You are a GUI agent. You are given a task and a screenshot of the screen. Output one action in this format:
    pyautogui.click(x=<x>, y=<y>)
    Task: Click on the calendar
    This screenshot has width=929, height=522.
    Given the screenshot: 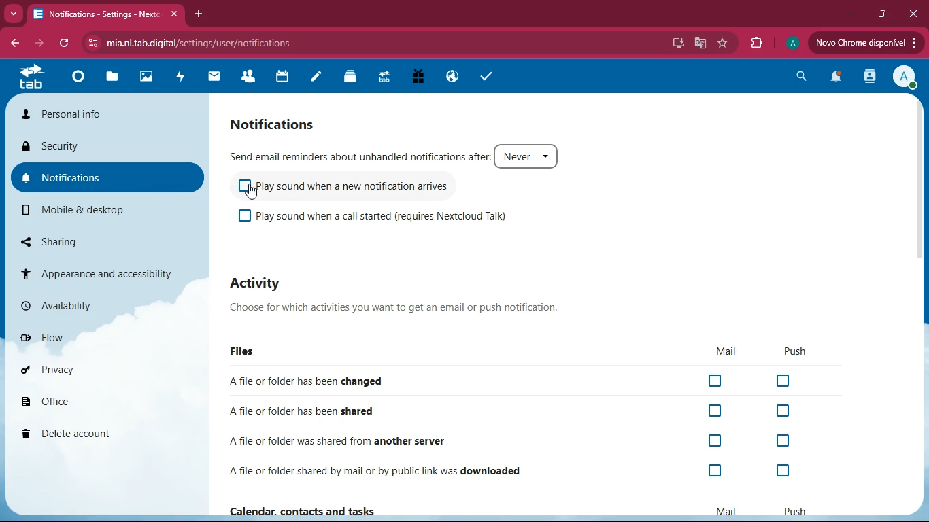 What is the action you would take?
    pyautogui.click(x=287, y=78)
    